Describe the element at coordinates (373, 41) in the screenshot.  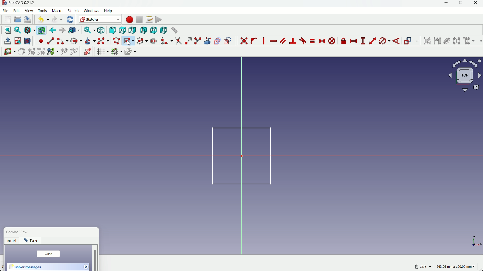
I see `constraint distance` at that location.